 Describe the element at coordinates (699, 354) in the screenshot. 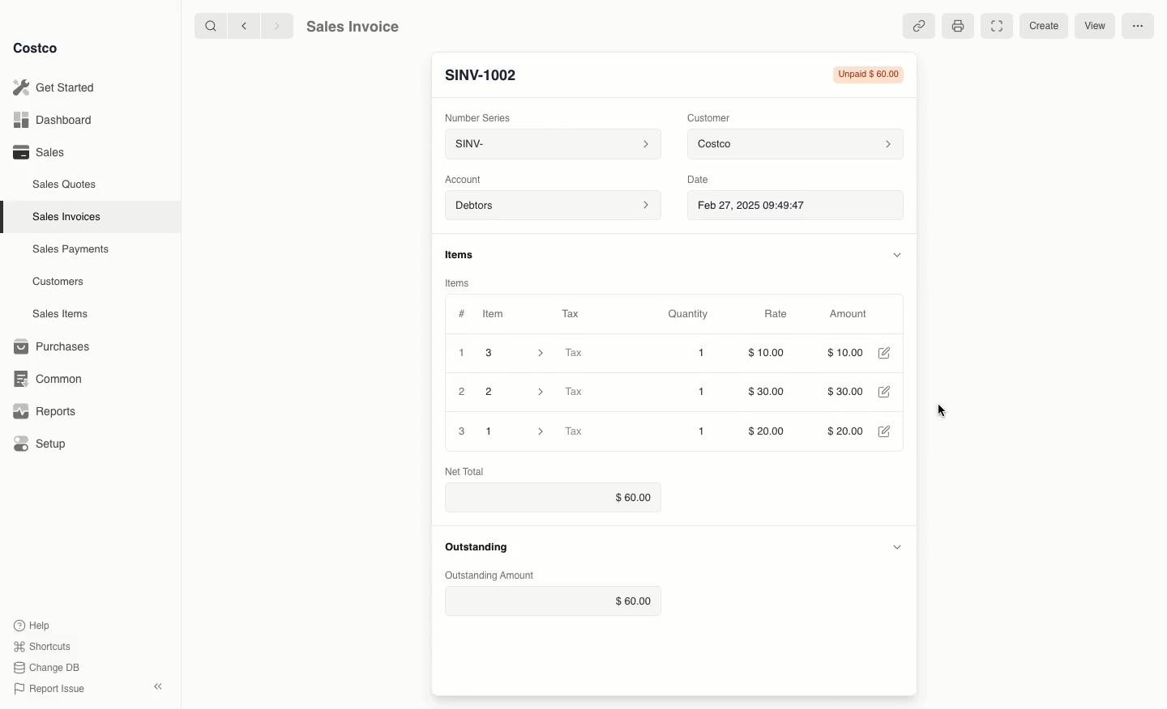

I see `1` at that location.